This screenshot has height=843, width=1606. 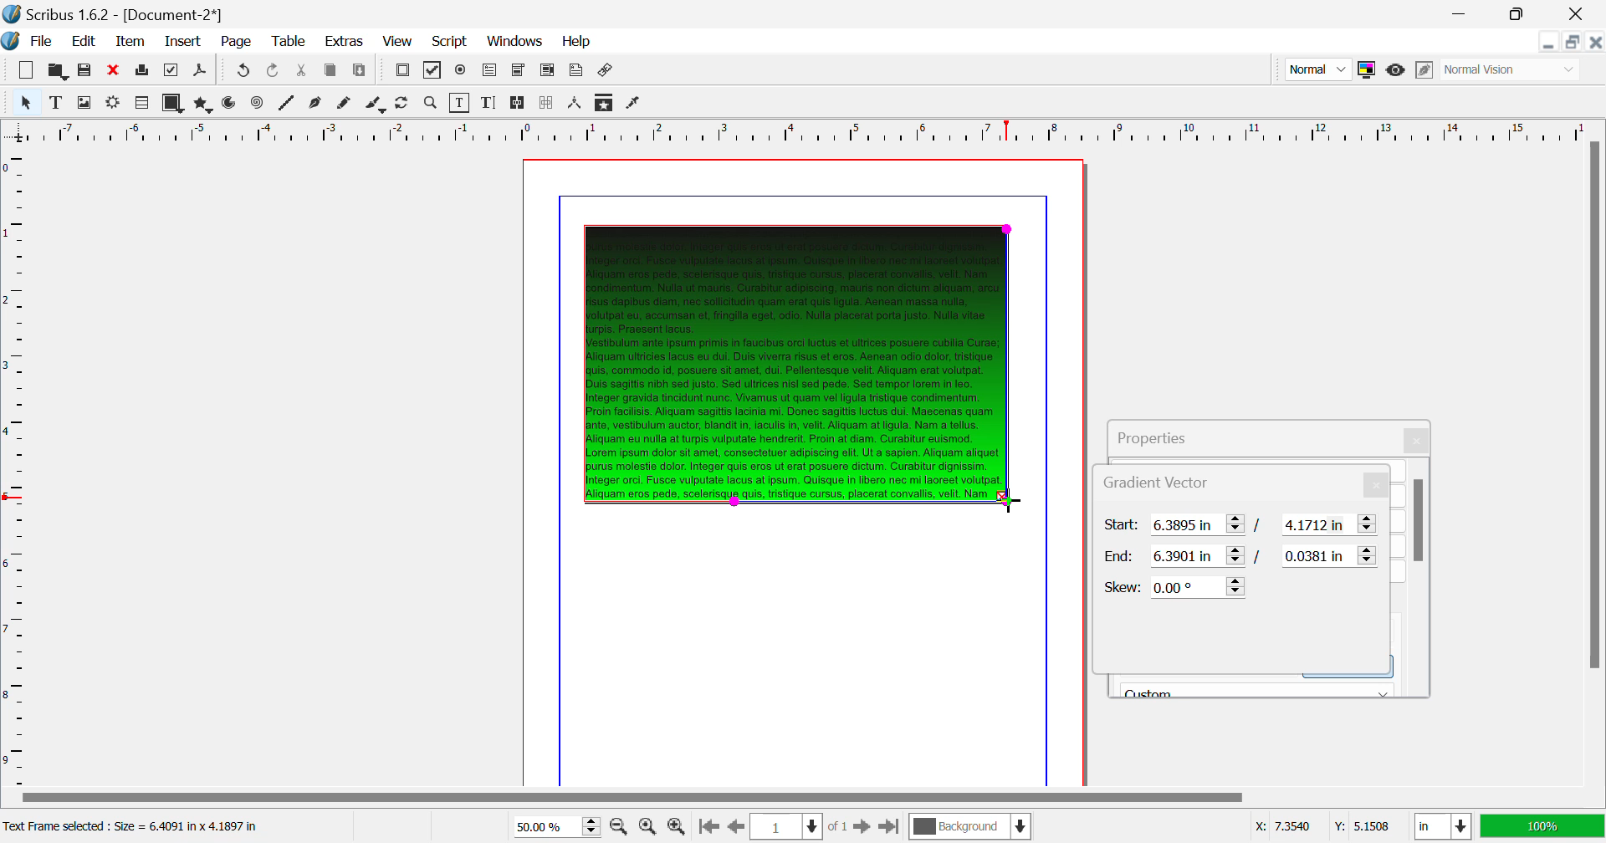 I want to click on Background, so click(x=969, y=828).